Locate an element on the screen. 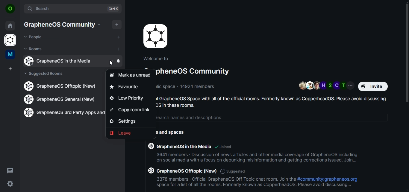  icon is located at coordinates (156, 36).